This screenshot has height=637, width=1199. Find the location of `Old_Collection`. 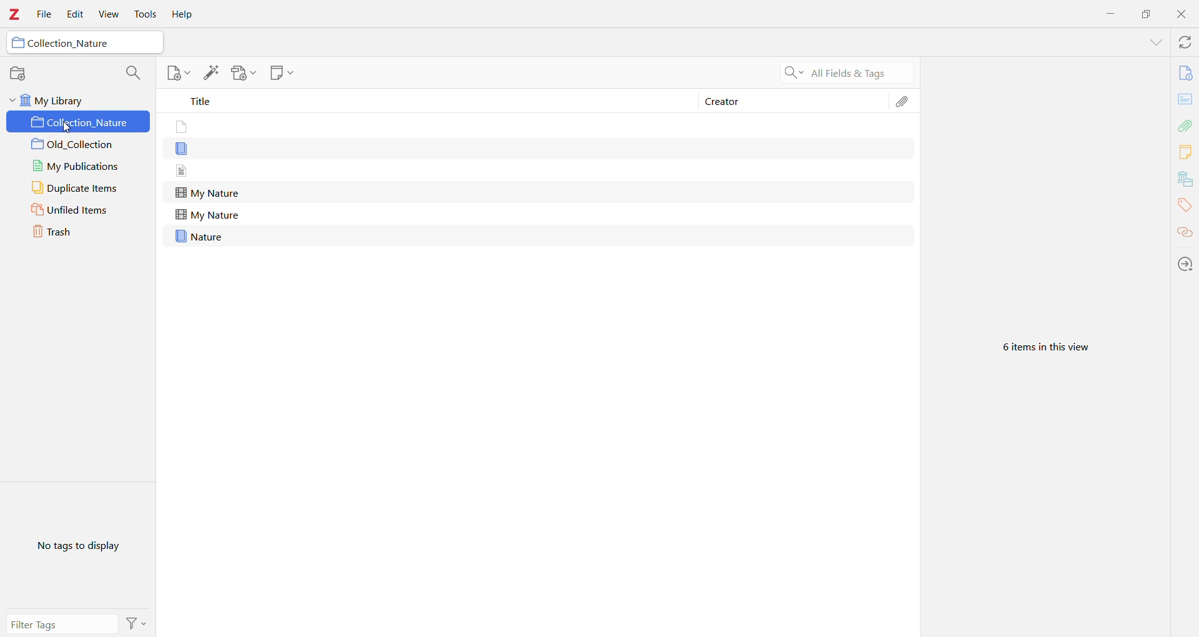

Old_Collection is located at coordinates (81, 146).